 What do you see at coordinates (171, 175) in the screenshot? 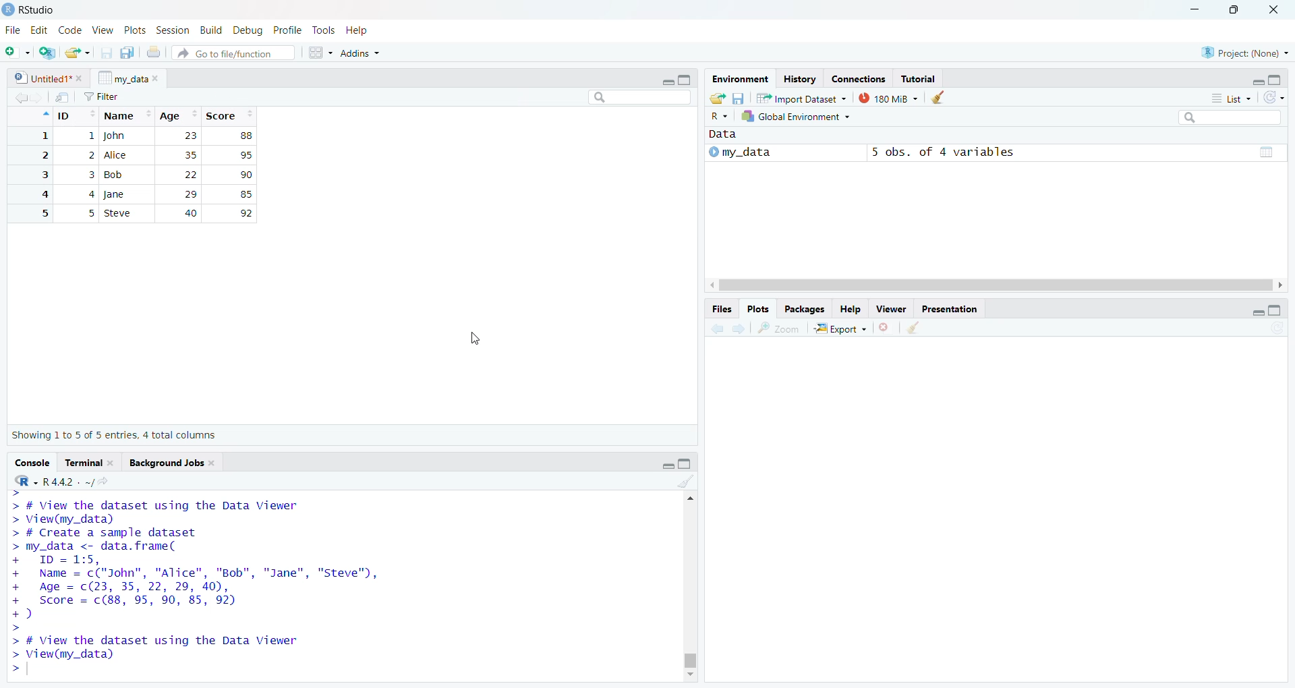
I see `1 John 23 88
2 Alice 35 95
3 Bob 22 90
4 Jane 29 85
5 Steve 40 92` at bounding box center [171, 175].